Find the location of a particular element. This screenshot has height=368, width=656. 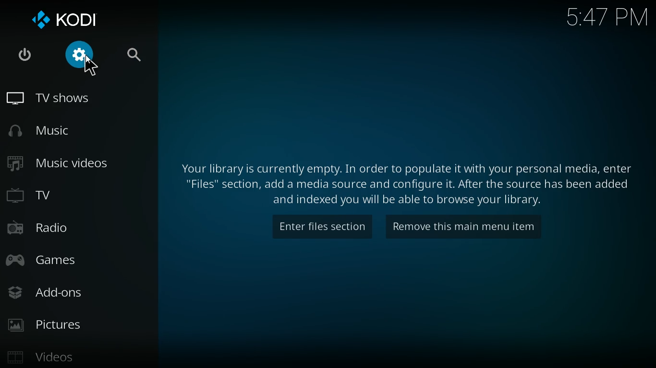

tv shows is located at coordinates (77, 100).